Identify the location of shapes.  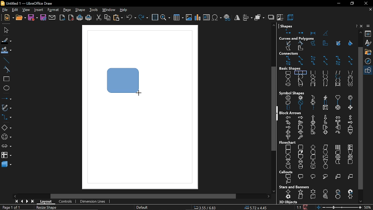
(315, 32).